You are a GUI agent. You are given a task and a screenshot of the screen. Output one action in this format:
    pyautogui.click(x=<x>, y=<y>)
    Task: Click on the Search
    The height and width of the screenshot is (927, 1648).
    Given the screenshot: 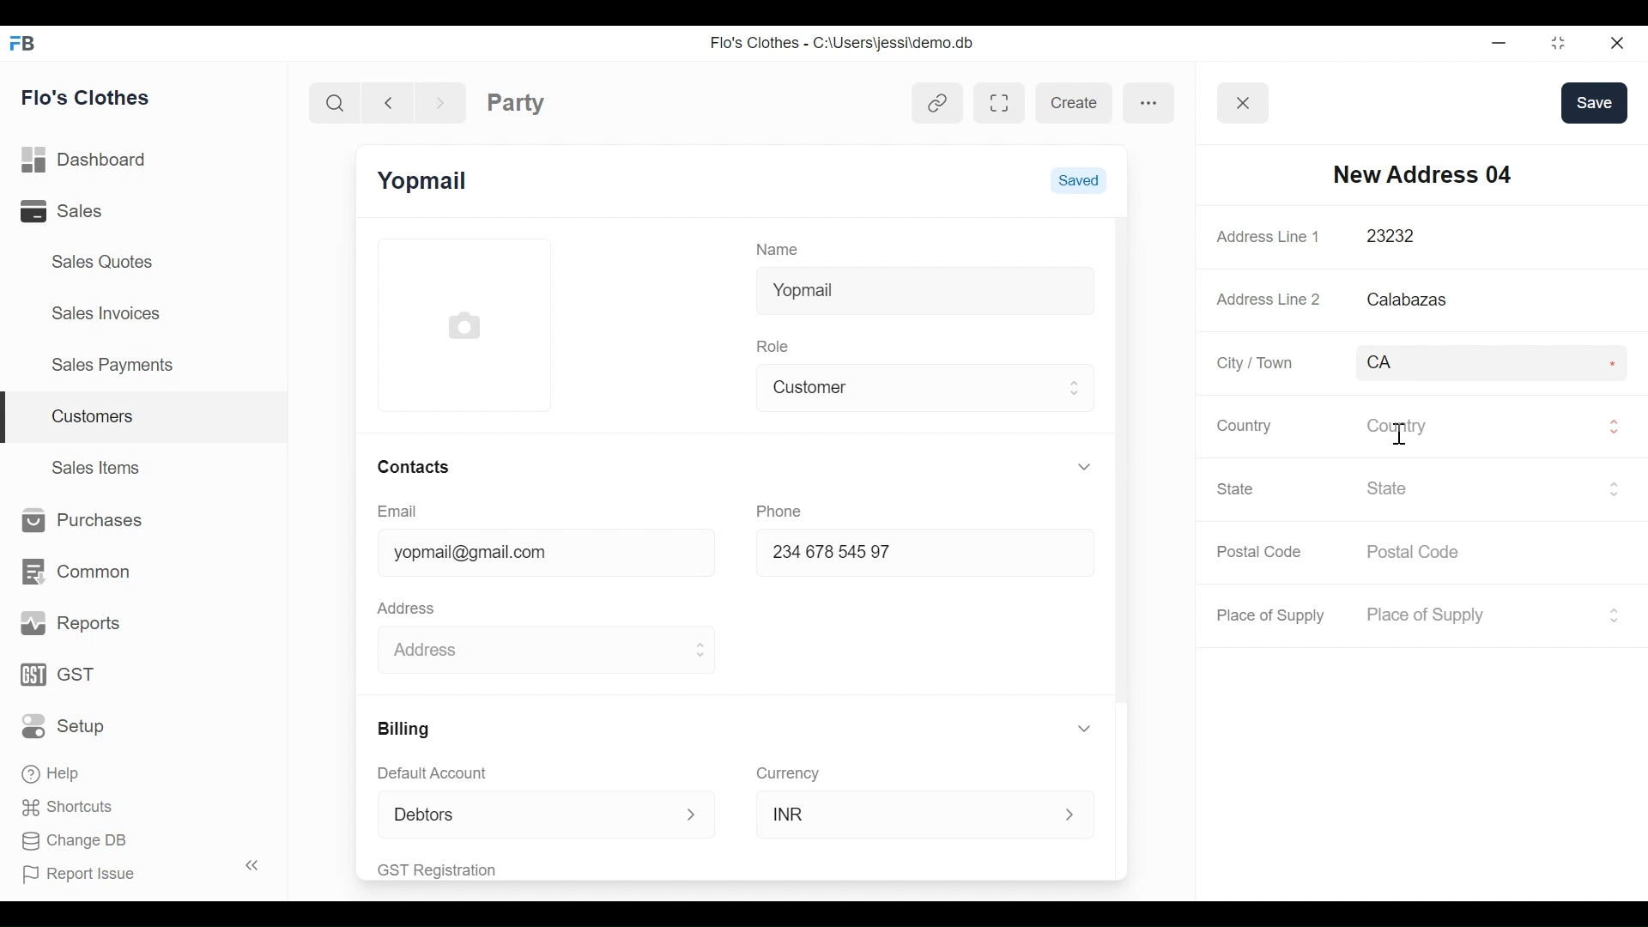 What is the action you would take?
    pyautogui.click(x=338, y=102)
    